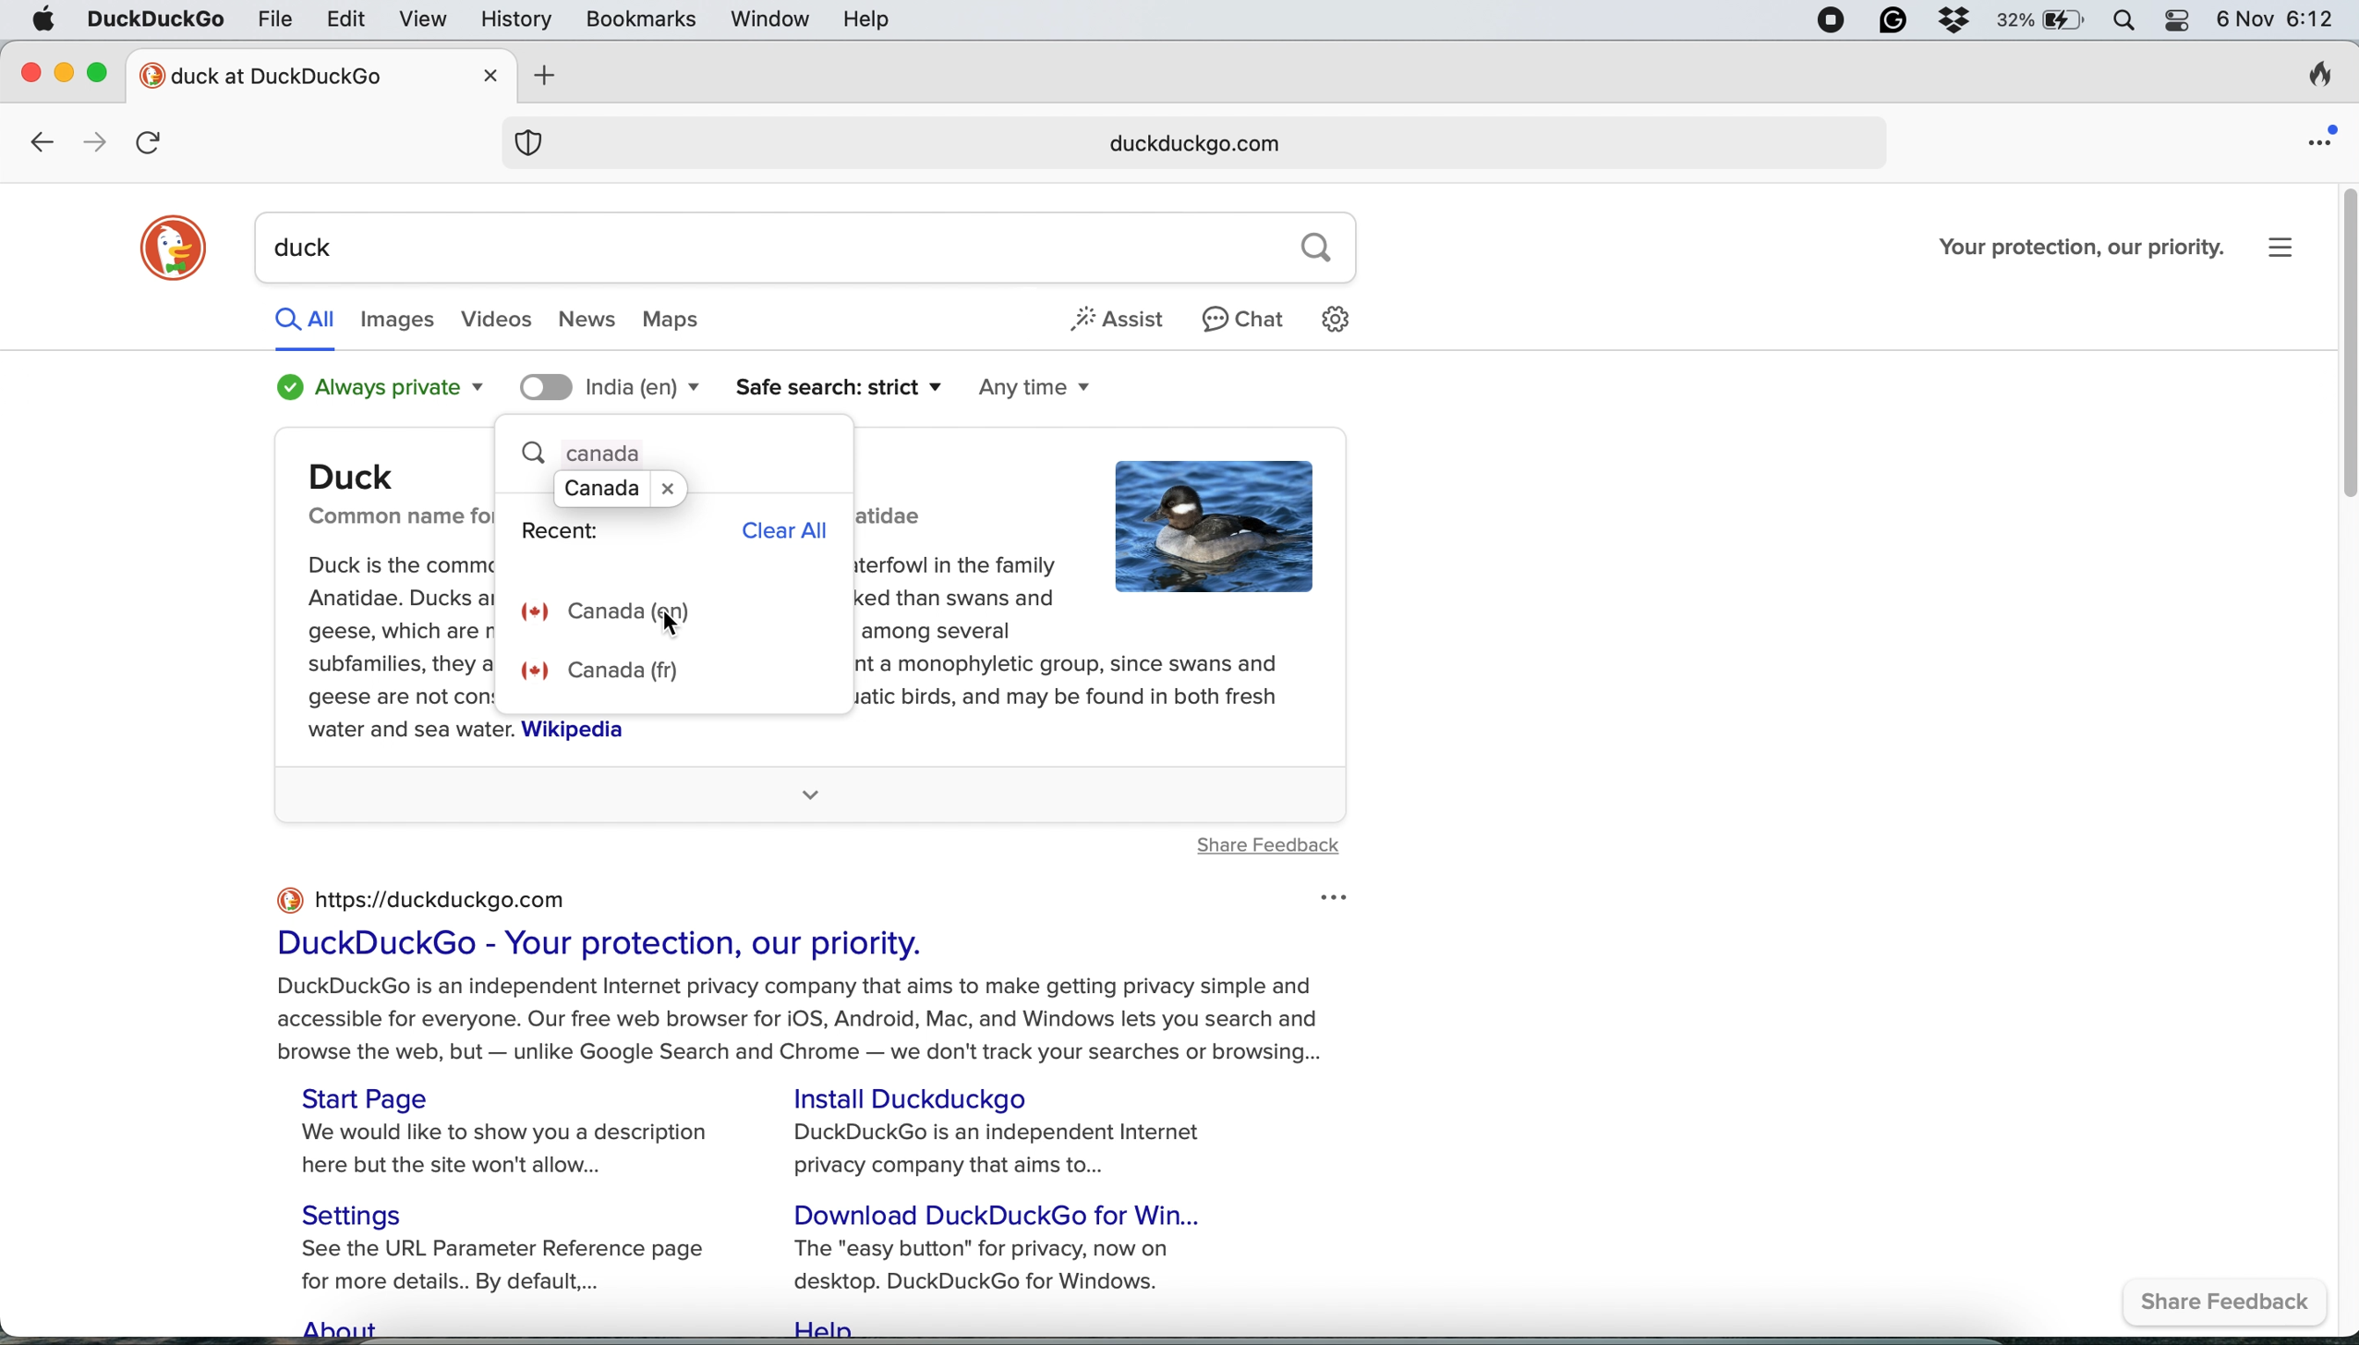 The height and width of the screenshot is (1345, 2359). I want to click on videos, so click(501, 321).